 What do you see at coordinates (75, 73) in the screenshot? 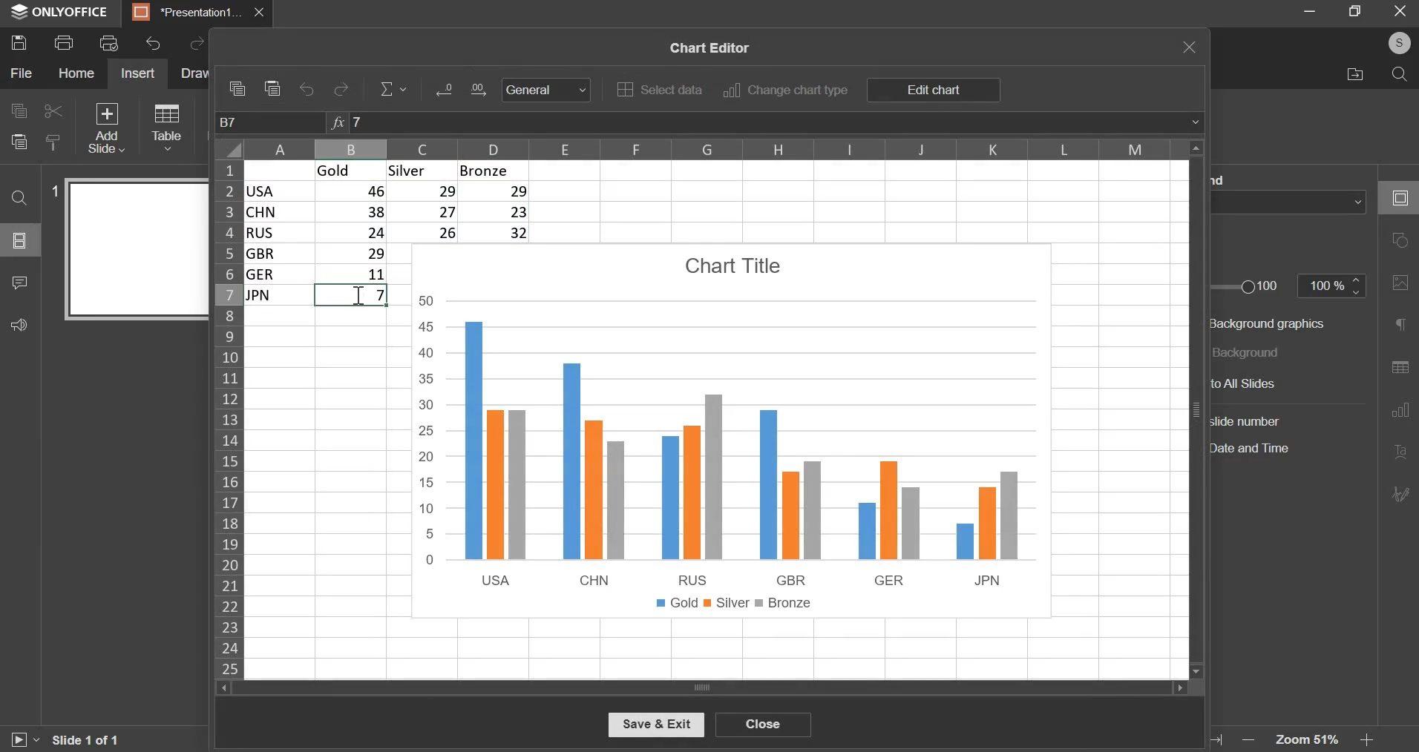
I see `home` at bounding box center [75, 73].